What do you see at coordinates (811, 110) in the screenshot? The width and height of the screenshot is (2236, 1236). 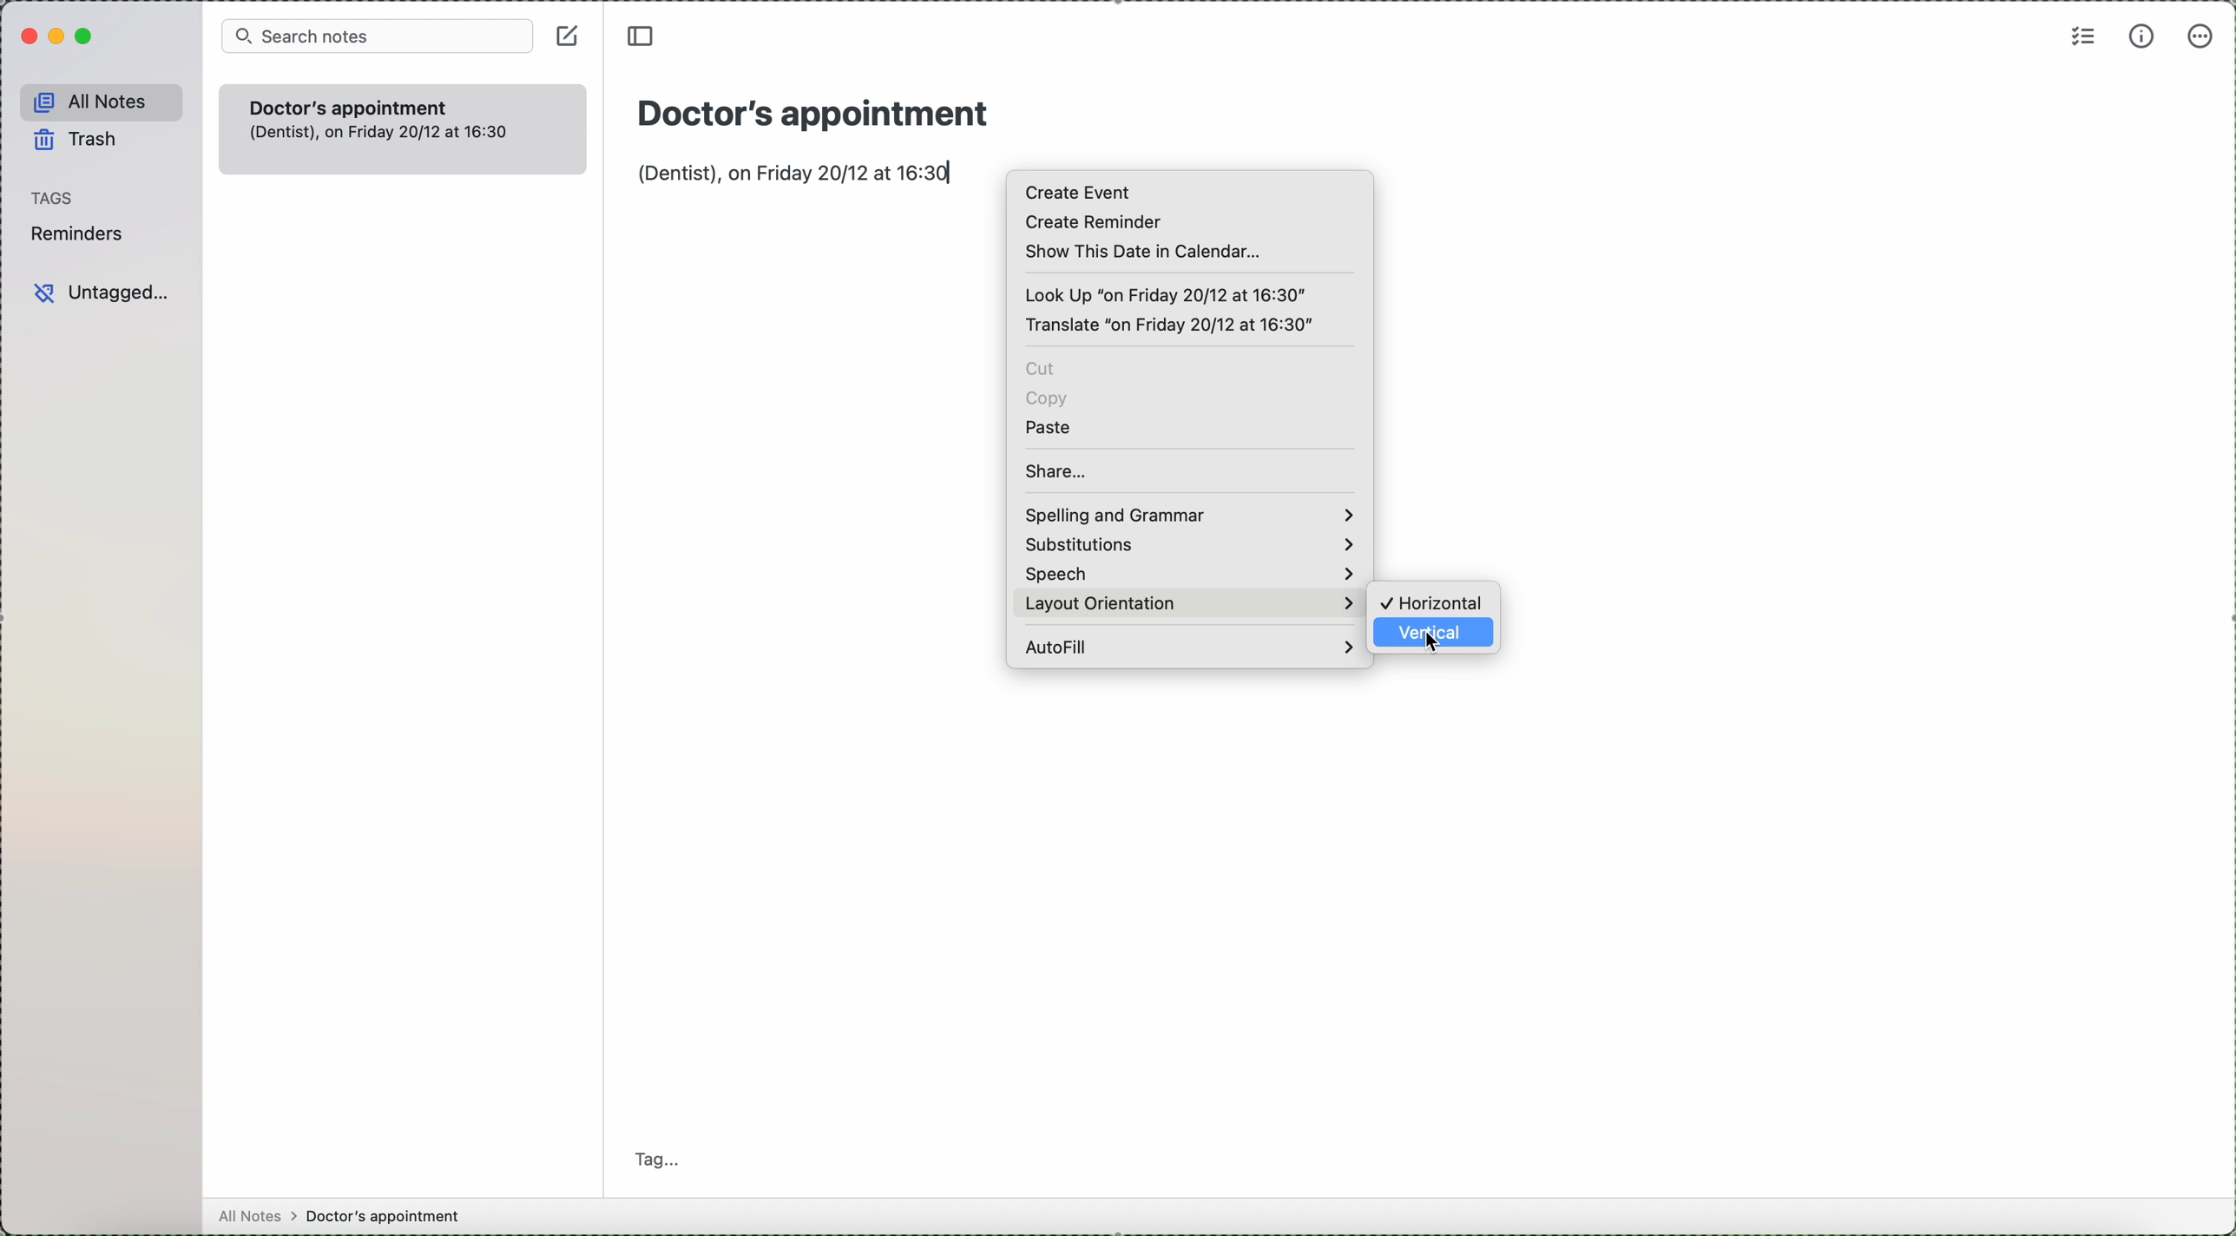 I see `title: Doctor's appointment` at bounding box center [811, 110].